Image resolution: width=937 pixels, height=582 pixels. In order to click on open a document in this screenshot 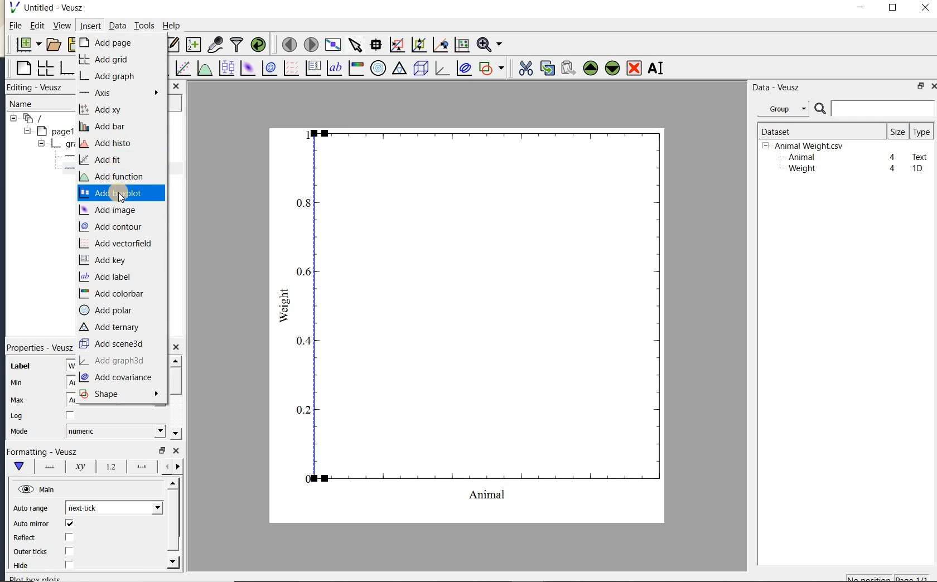, I will do `click(52, 45)`.